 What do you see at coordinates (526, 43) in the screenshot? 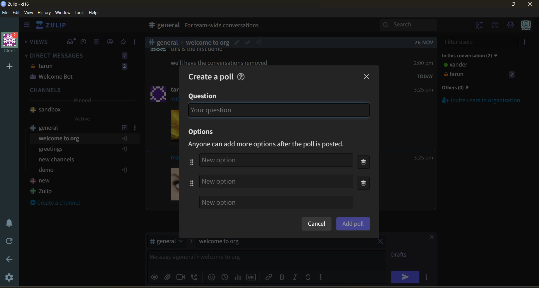
I see `invite users to organisation` at bounding box center [526, 43].